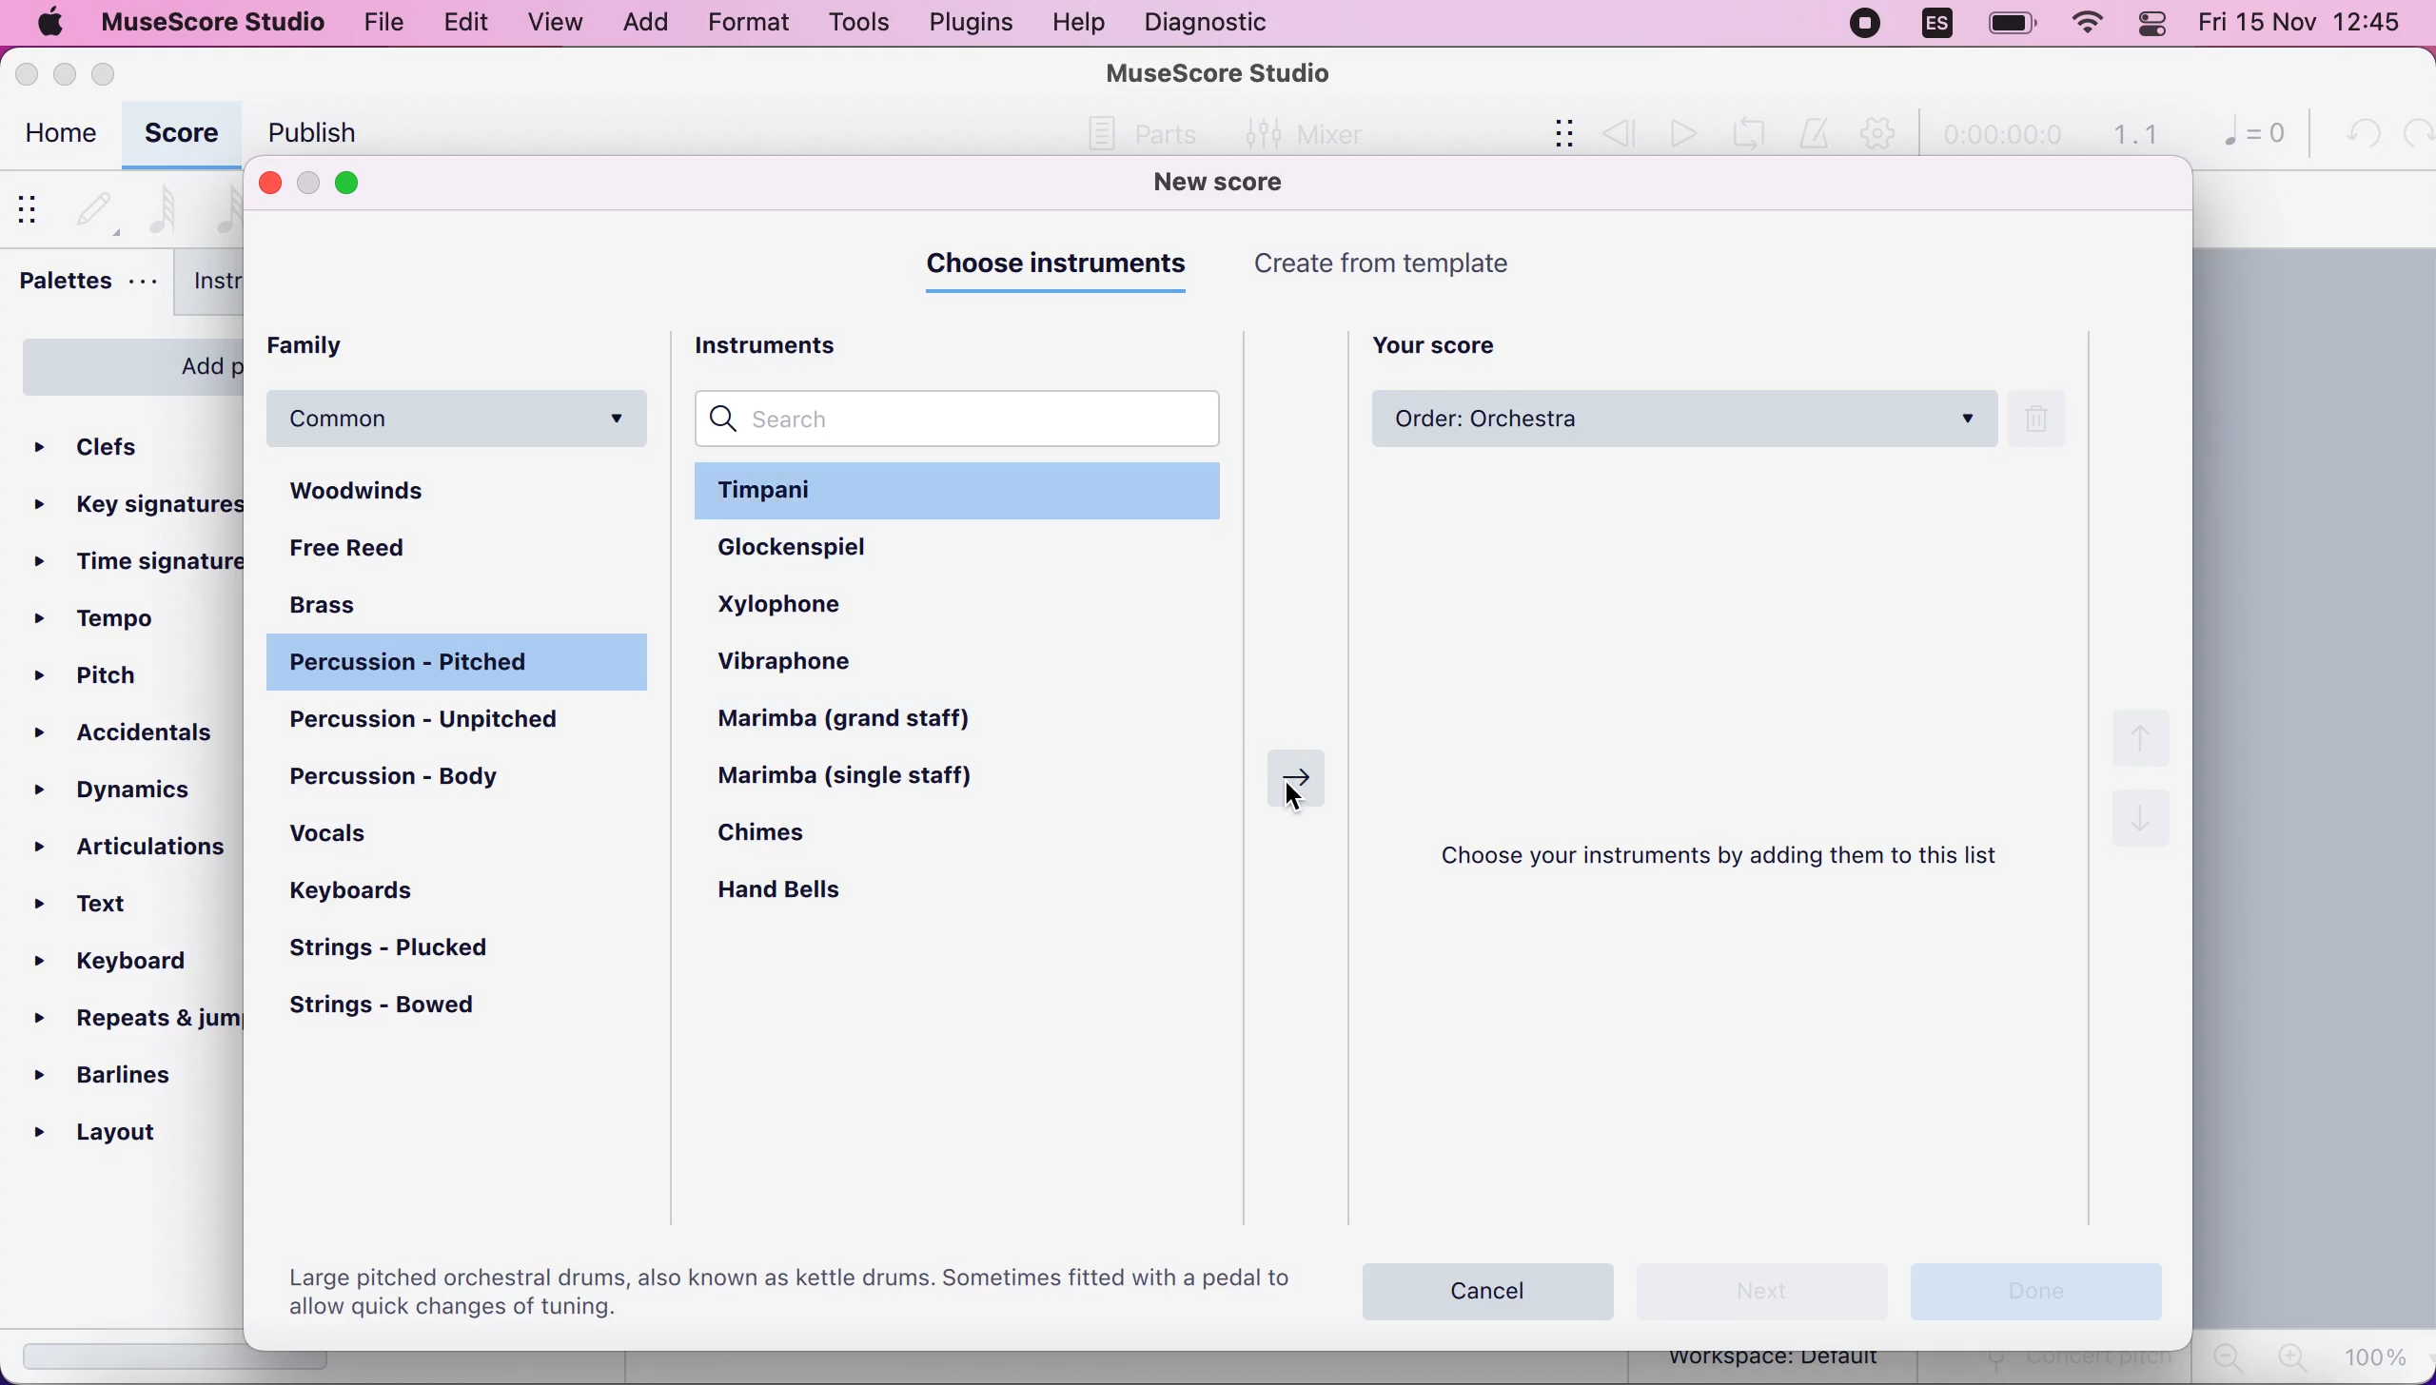 Image resolution: width=2436 pixels, height=1385 pixels. Describe the element at coordinates (2057, 1368) in the screenshot. I see `concert pitch` at that location.